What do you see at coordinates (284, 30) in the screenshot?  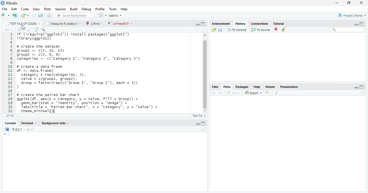 I see `clear all objects` at bounding box center [284, 30].